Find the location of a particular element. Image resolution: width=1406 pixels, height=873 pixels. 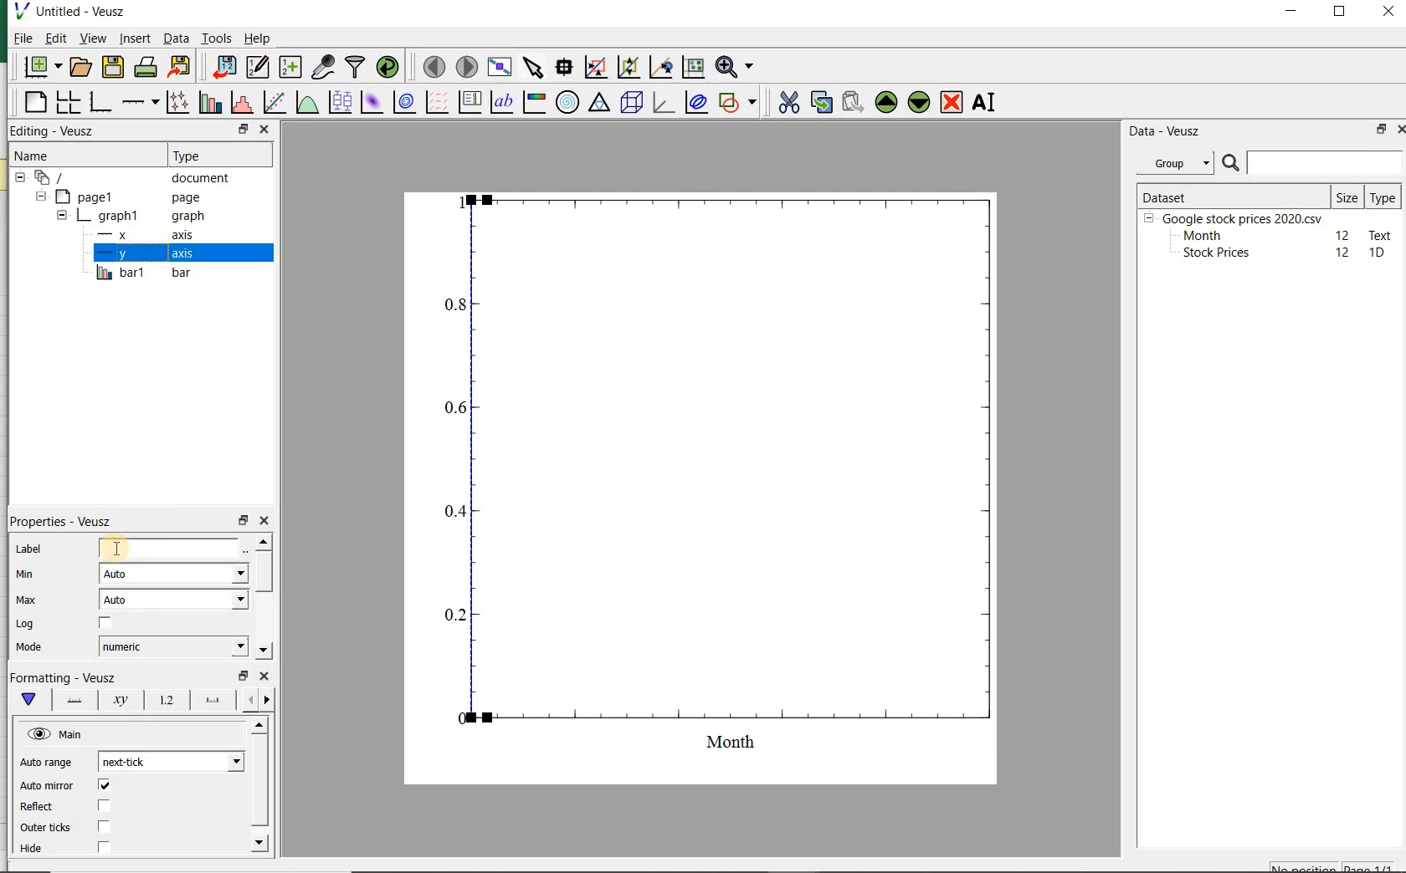

blank page is located at coordinates (34, 105).